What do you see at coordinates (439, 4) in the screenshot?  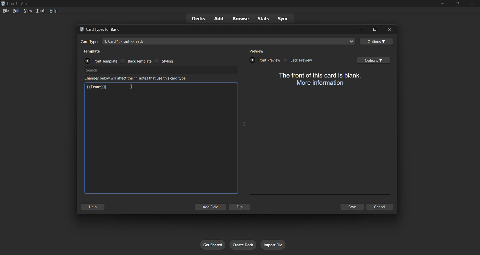 I see `minimize` at bounding box center [439, 4].